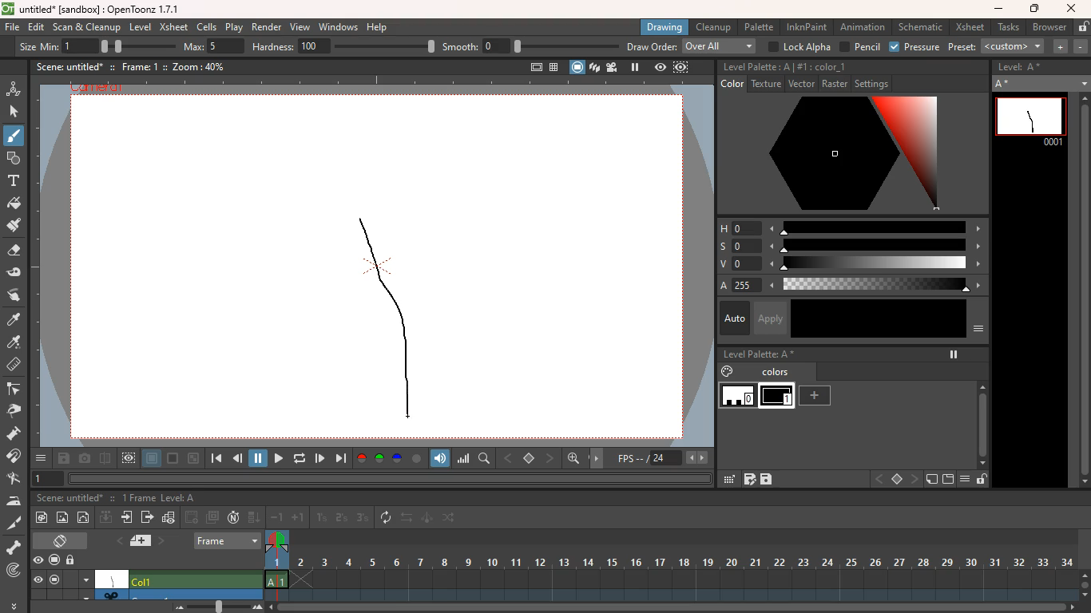  Describe the element at coordinates (132, 45) in the screenshot. I see `size` at that location.